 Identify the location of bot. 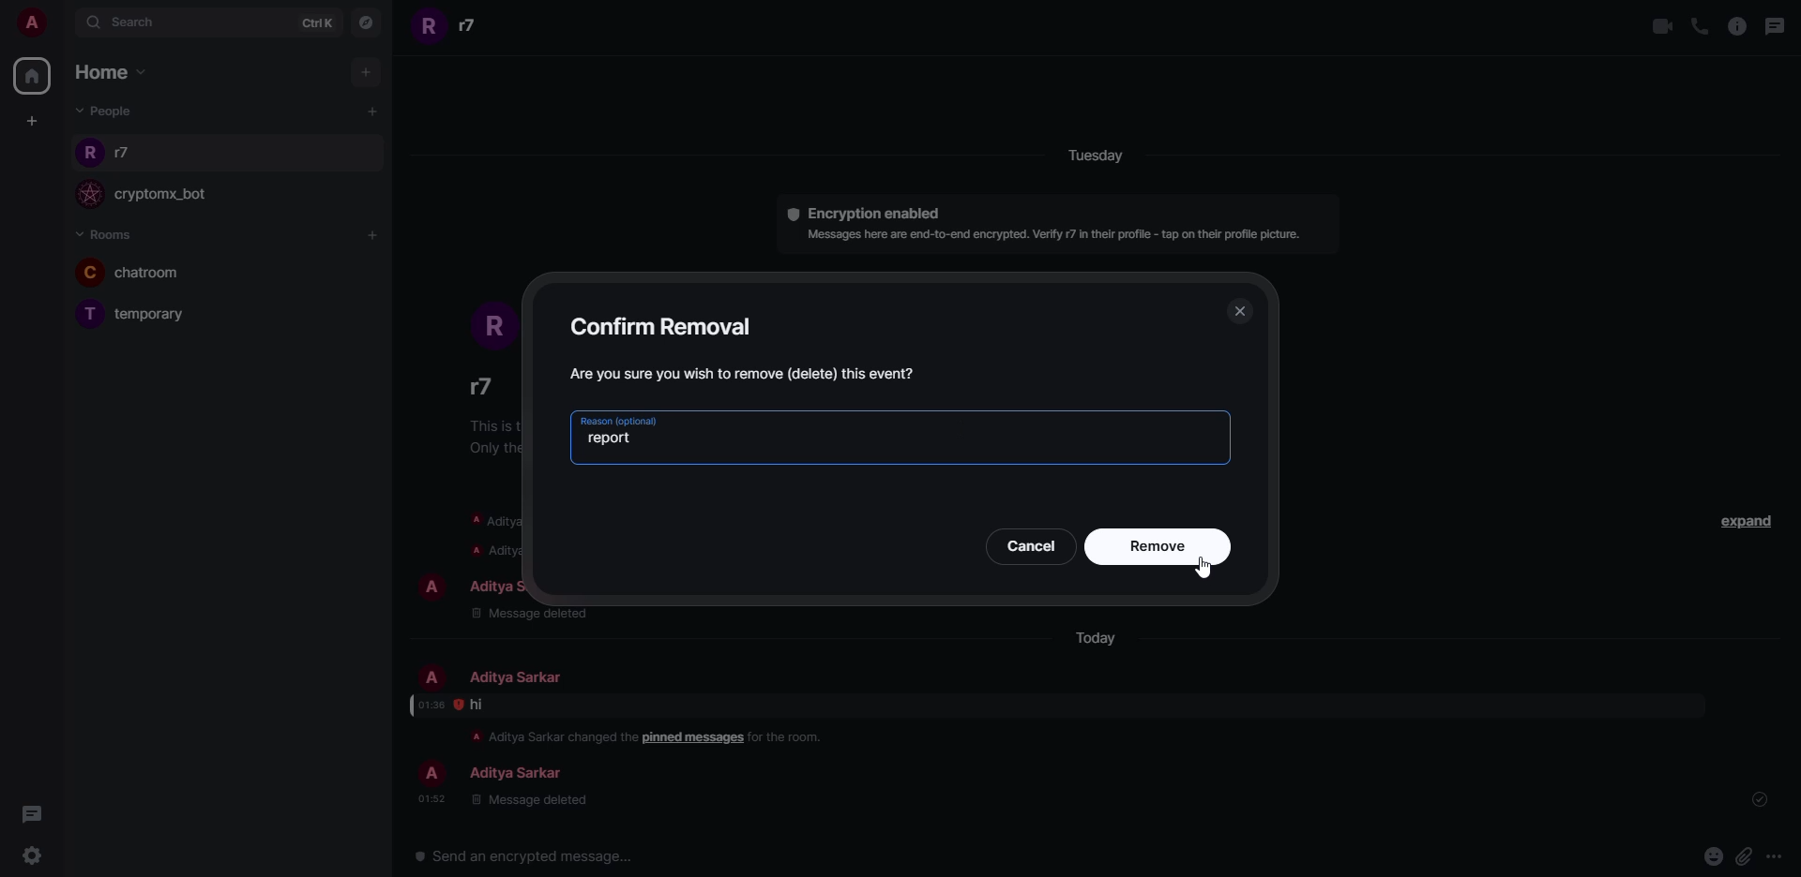
(165, 196).